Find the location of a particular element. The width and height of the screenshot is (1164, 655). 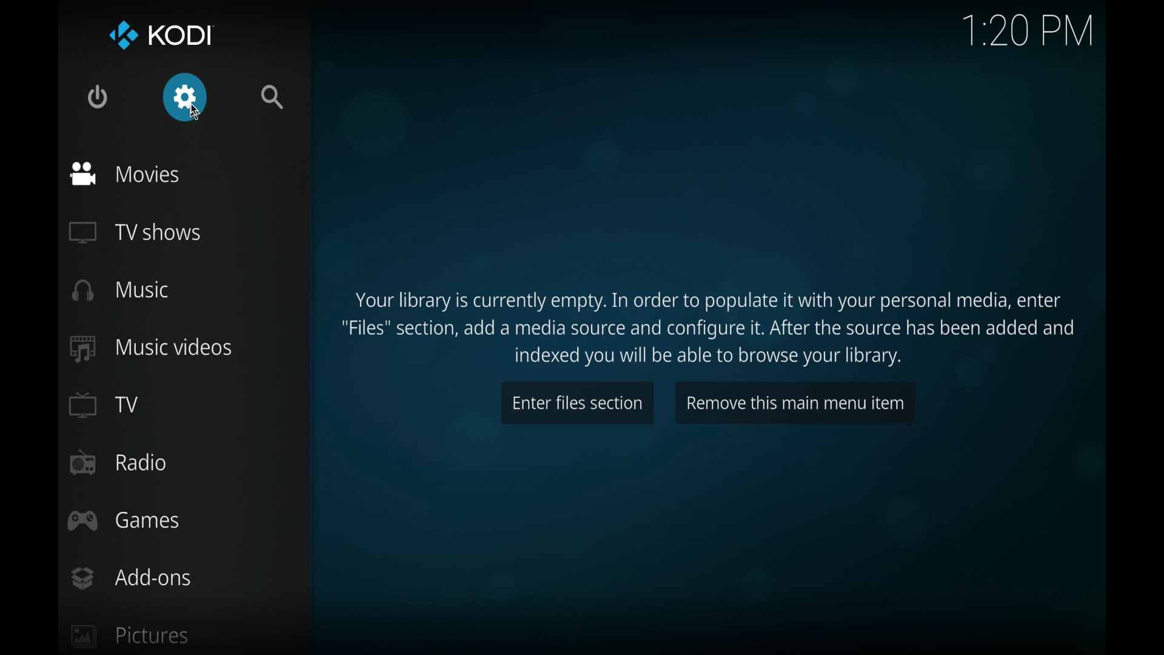

movies is located at coordinates (124, 173).